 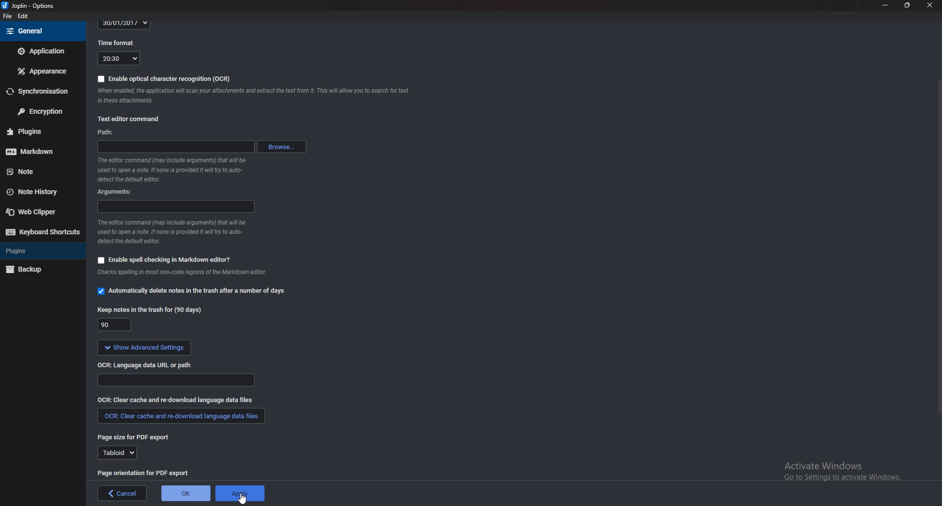 What do you see at coordinates (145, 472) in the screenshot?
I see `page orientation for P D F export` at bounding box center [145, 472].